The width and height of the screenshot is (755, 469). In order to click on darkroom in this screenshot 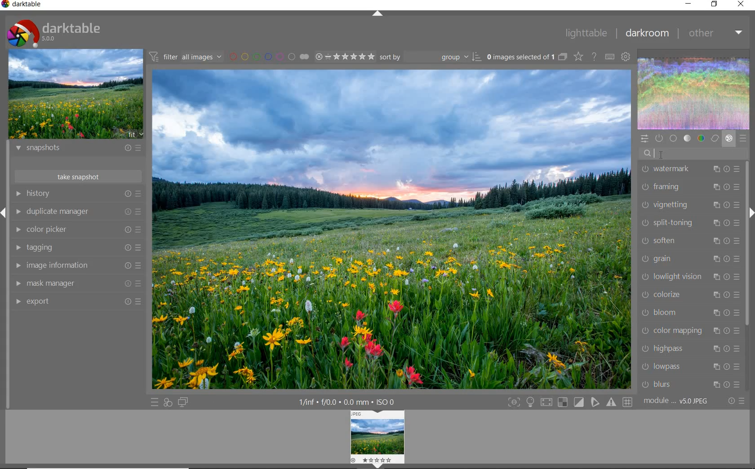, I will do `click(648, 33)`.